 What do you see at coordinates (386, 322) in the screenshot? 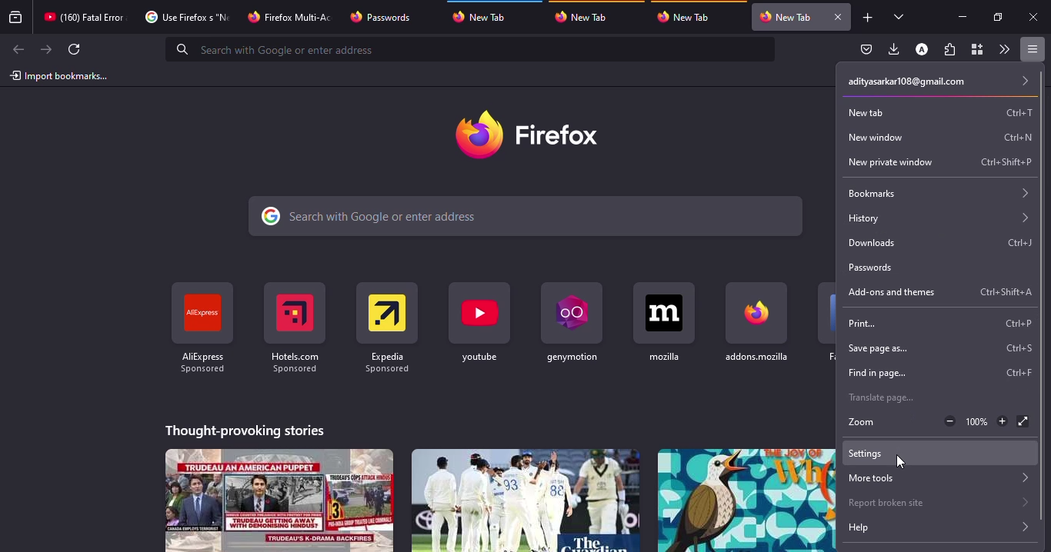
I see `shortcut` at bounding box center [386, 322].